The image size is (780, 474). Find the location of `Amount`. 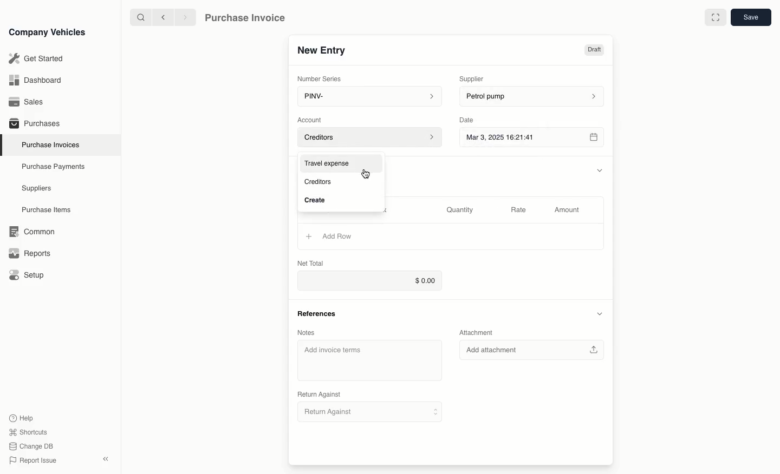

Amount is located at coordinates (569, 210).